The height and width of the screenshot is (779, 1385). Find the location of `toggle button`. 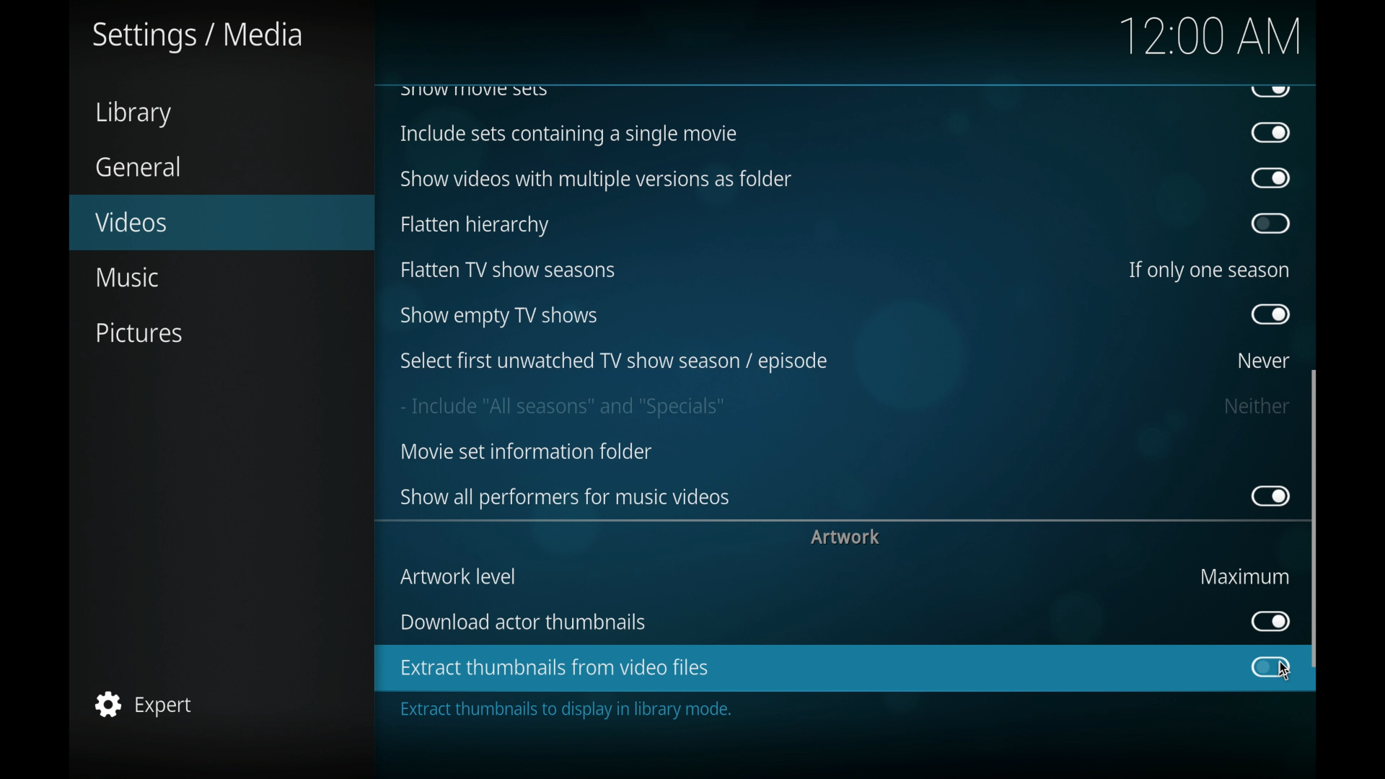

toggle button is located at coordinates (1272, 224).